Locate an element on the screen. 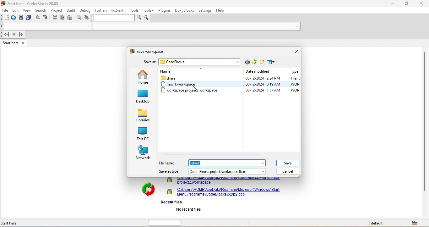 This screenshot has height=227, width=429. share 05-12-2024 12:24 PM File is located at coordinates (230, 78).